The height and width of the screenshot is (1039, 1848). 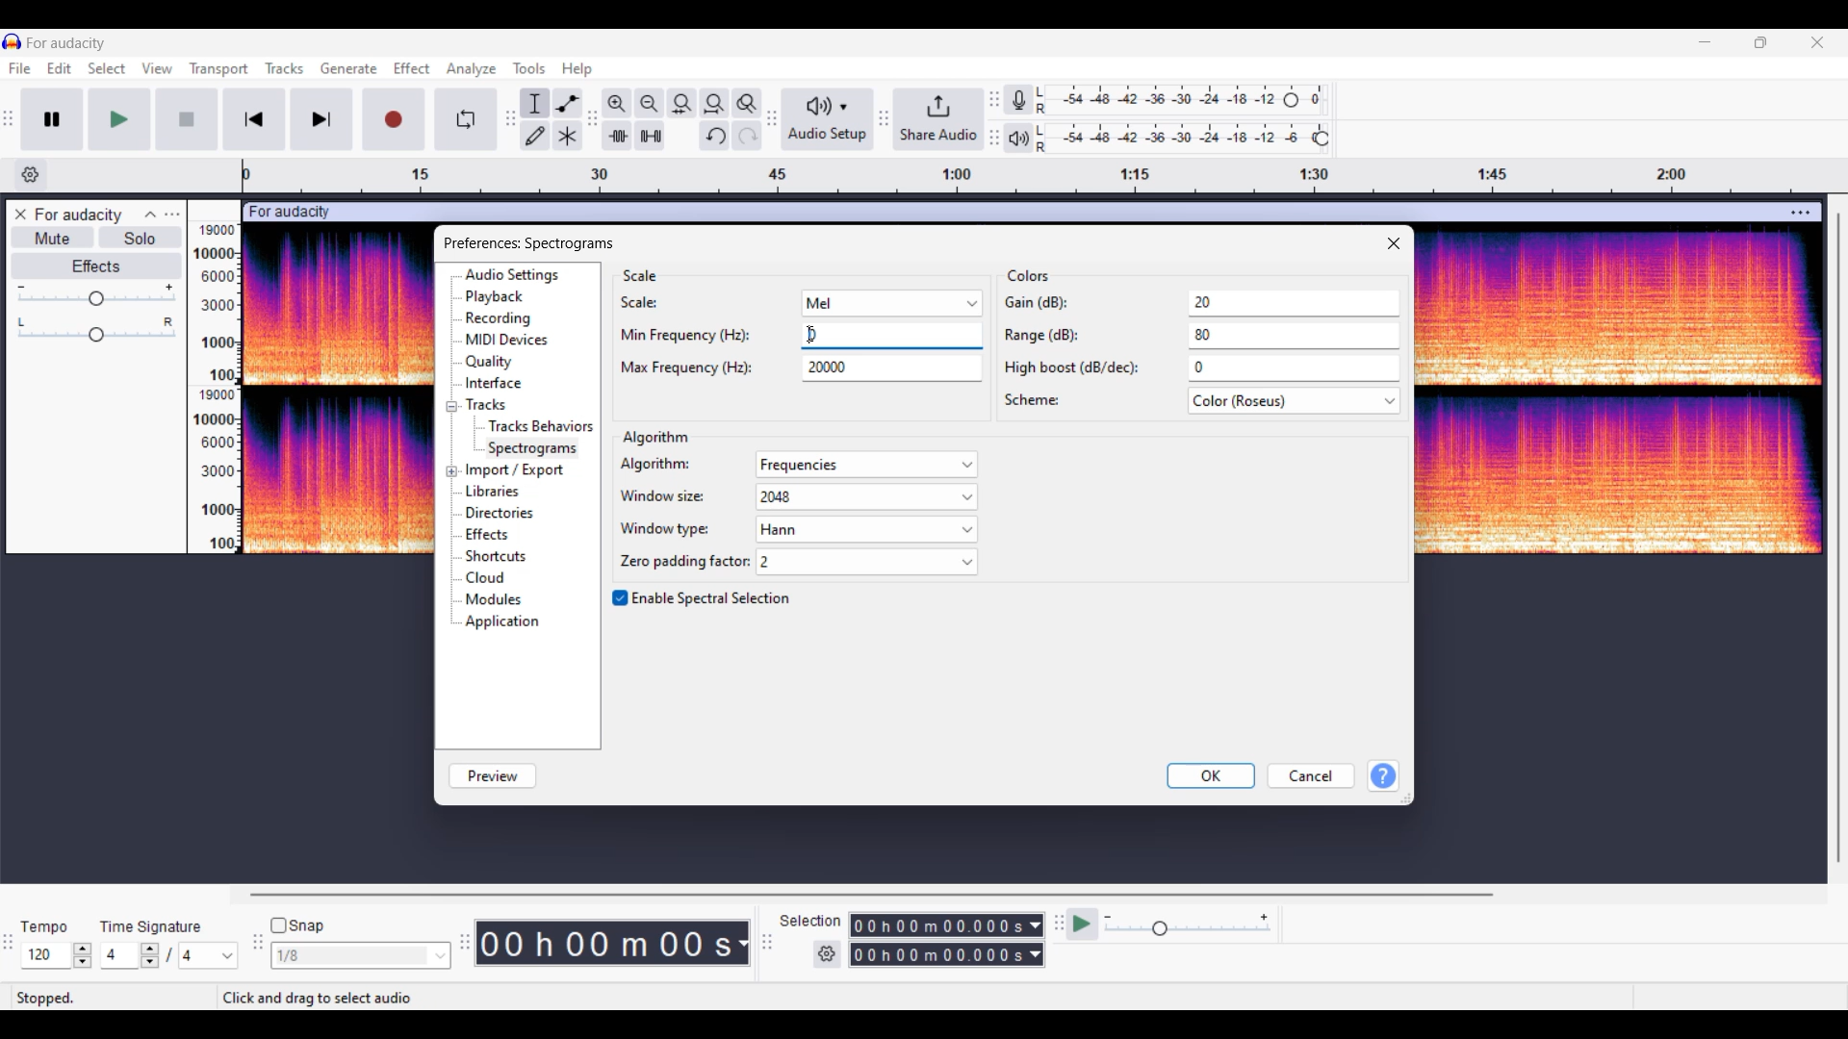 What do you see at coordinates (57, 955) in the screenshot?
I see `Tempo settings` at bounding box center [57, 955].